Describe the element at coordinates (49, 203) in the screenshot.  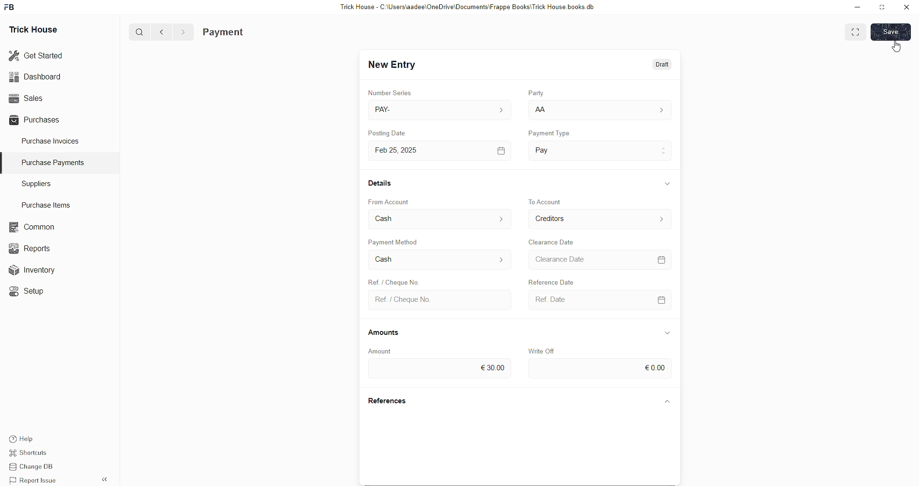
I see `Purchase Items` at that location.